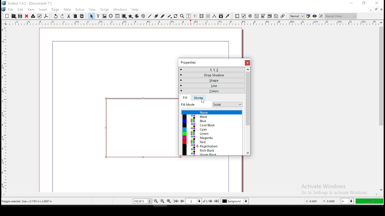 Image resolution: width=385 pixels, height=216 pixels. What do you see at coordinates (55, 16) in the screenshot?
I see `undo` at bounding box center [55, 16].